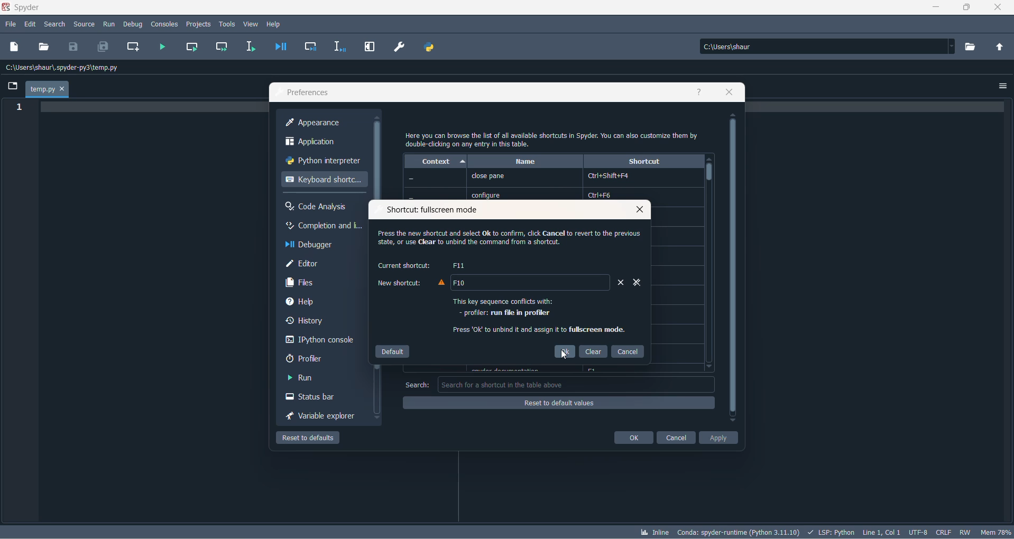  Describe the element at coordinates (133, 23) in the screenshot. I see `debug` at that location.